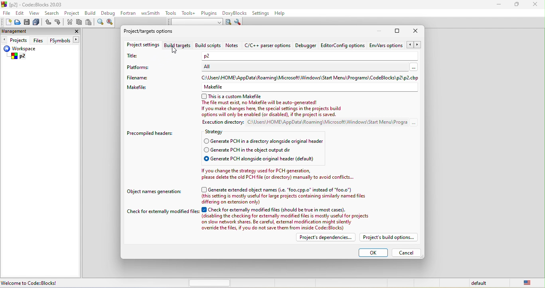 This screenshot has height=288, width=545. What do you see at coordinates (210, 283) in the screenshot?
I see `horizontal scroll bar` at bounding box center [210, 283].